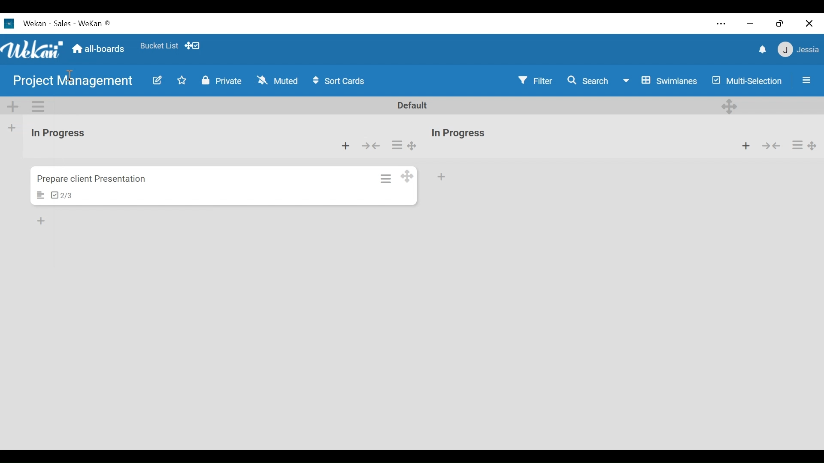 The height and width of the screenshot is (463, 824). What do you see at coordinates (193, 45) in the screenshot?
I see `Show desktop drag handle` at bounding box center [193, 45].